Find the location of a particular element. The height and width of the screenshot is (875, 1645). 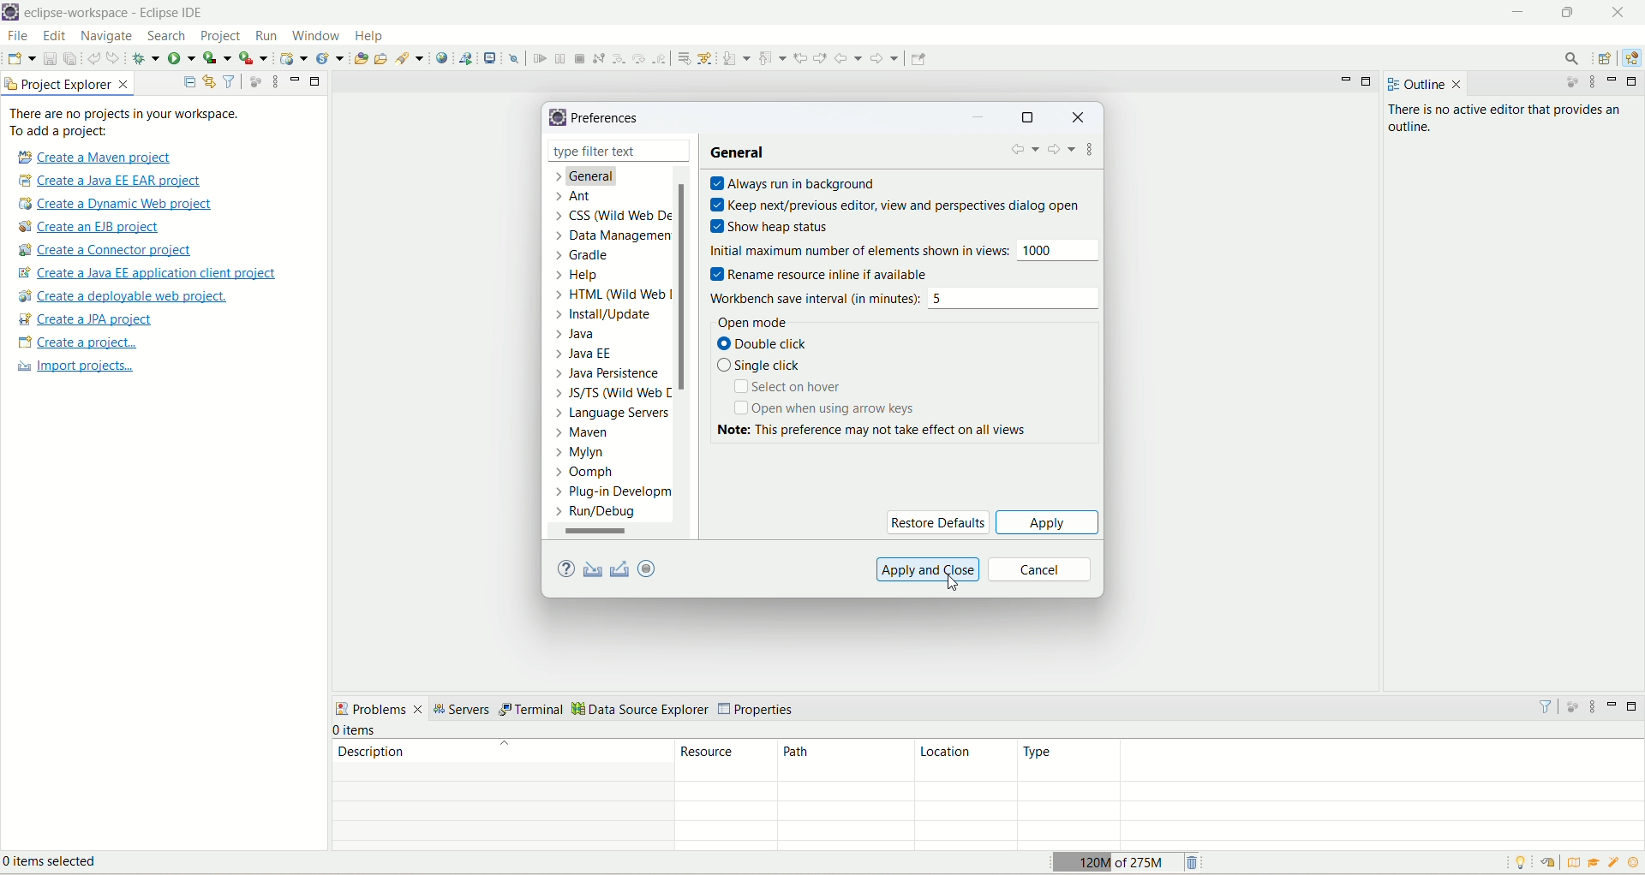

navigate is located at coordinates (110, 37).